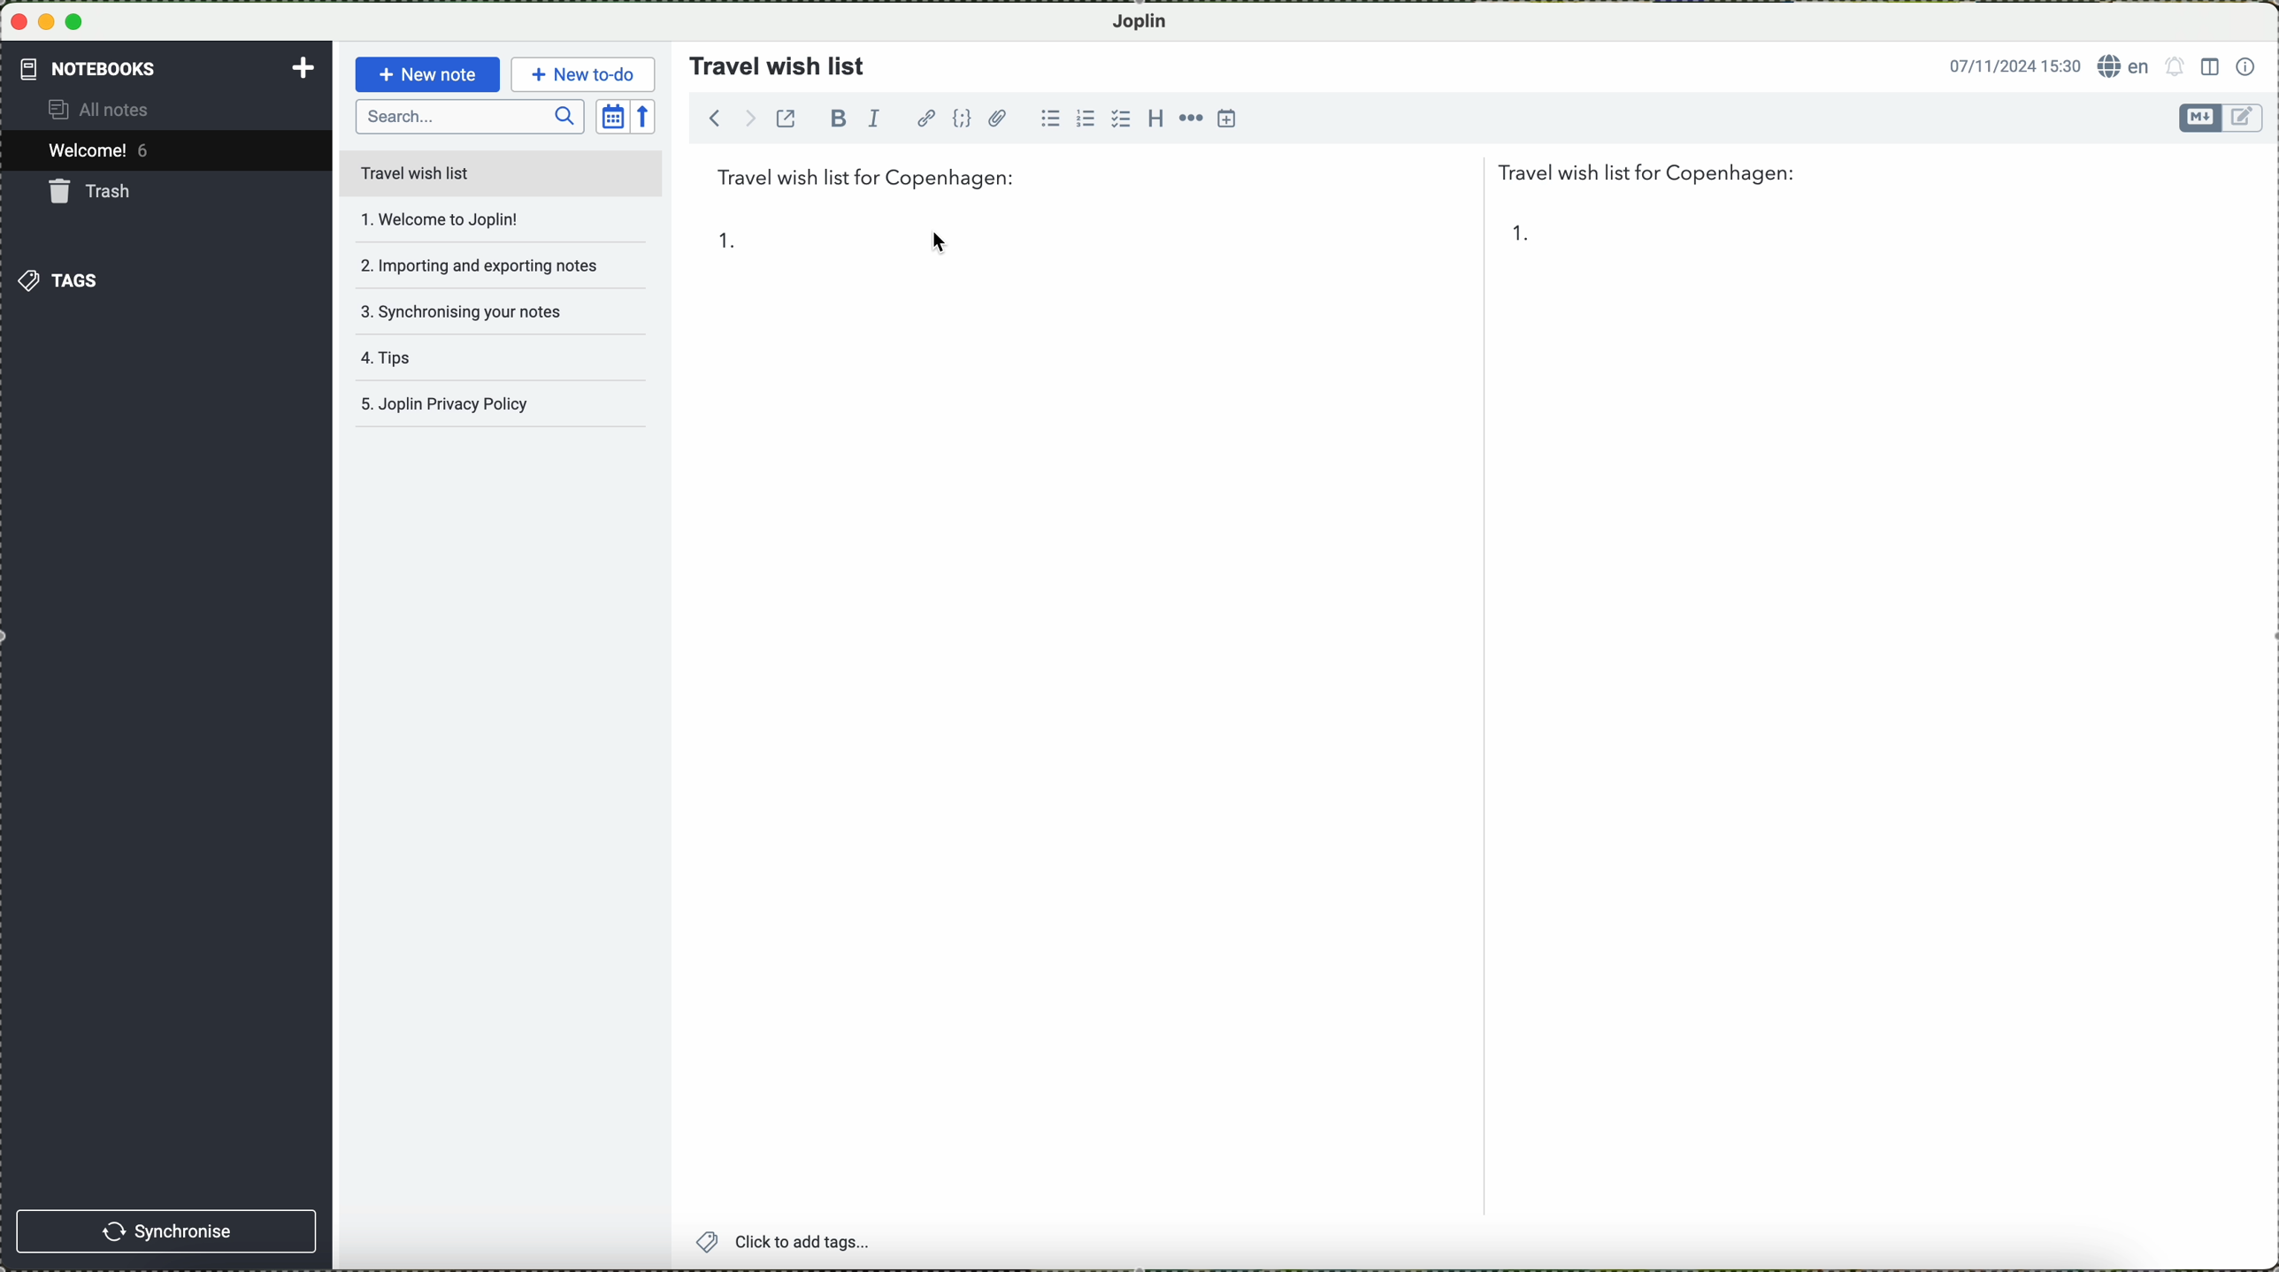 The image size is (2279, 1272). What do you see at coordinates (1229, 120) in the screenshot?
I see `insert time` at bounding box center [1229, 120].